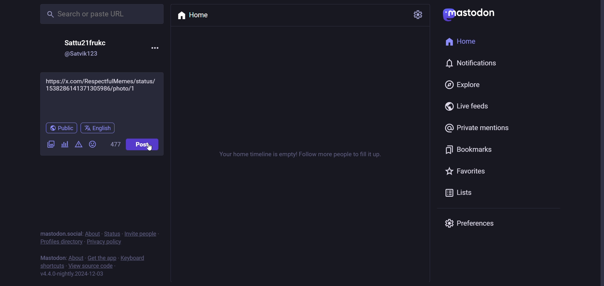 This screenshot has width=604, height=286. Describe the element at coordinates (471, 223) in the screenshot. I see `preferences` at that location.